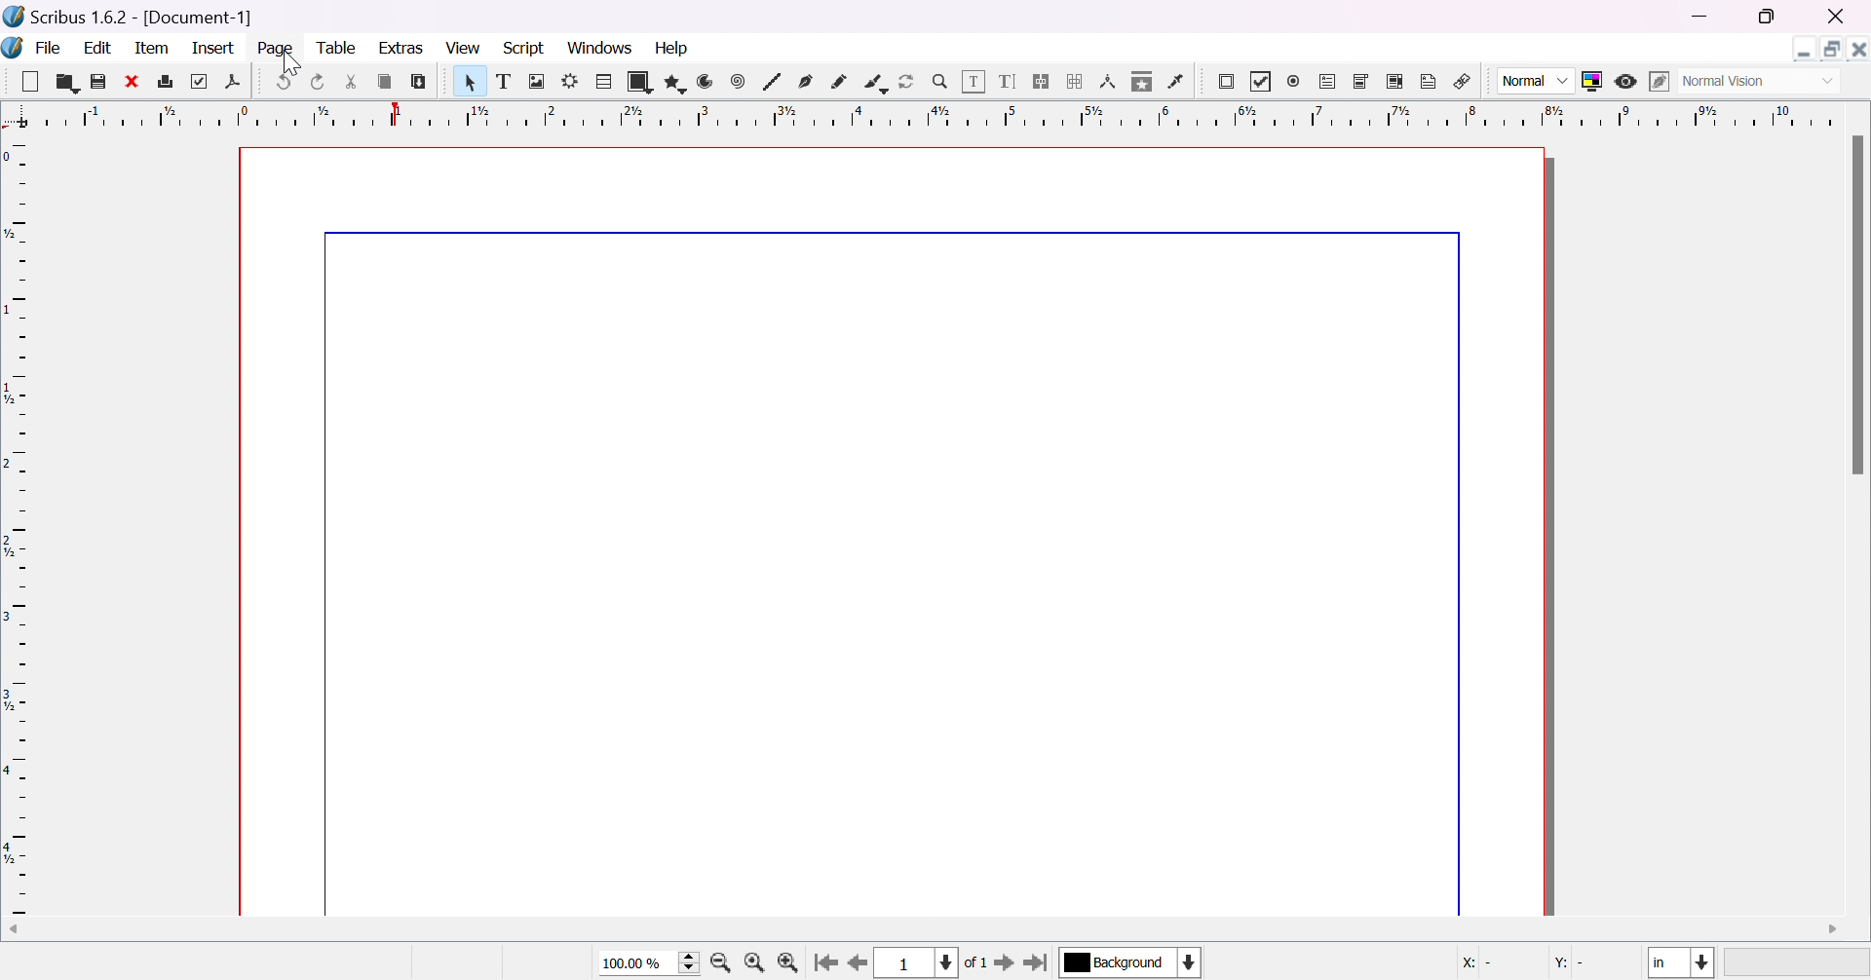  What do you see at coordinates (776, 83) in the screenshot?
I see `line` at bounding box center [776, 83].